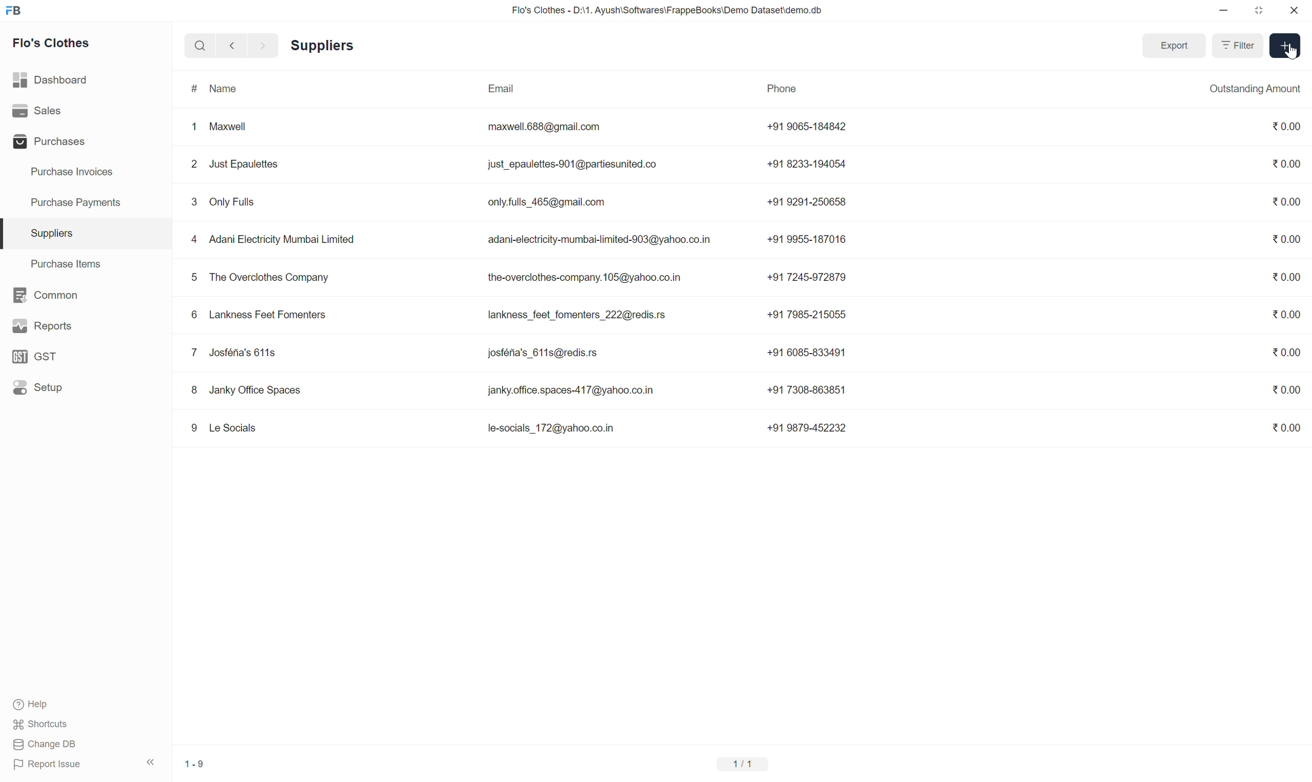 Image resolution: width=1312 pixels, height=782 pixels. What do you see at coordinates (578, 315) in the screenshot?
I see `lankness_feet_fomenters_222@redis.rs` at bounding box center [578, 315].